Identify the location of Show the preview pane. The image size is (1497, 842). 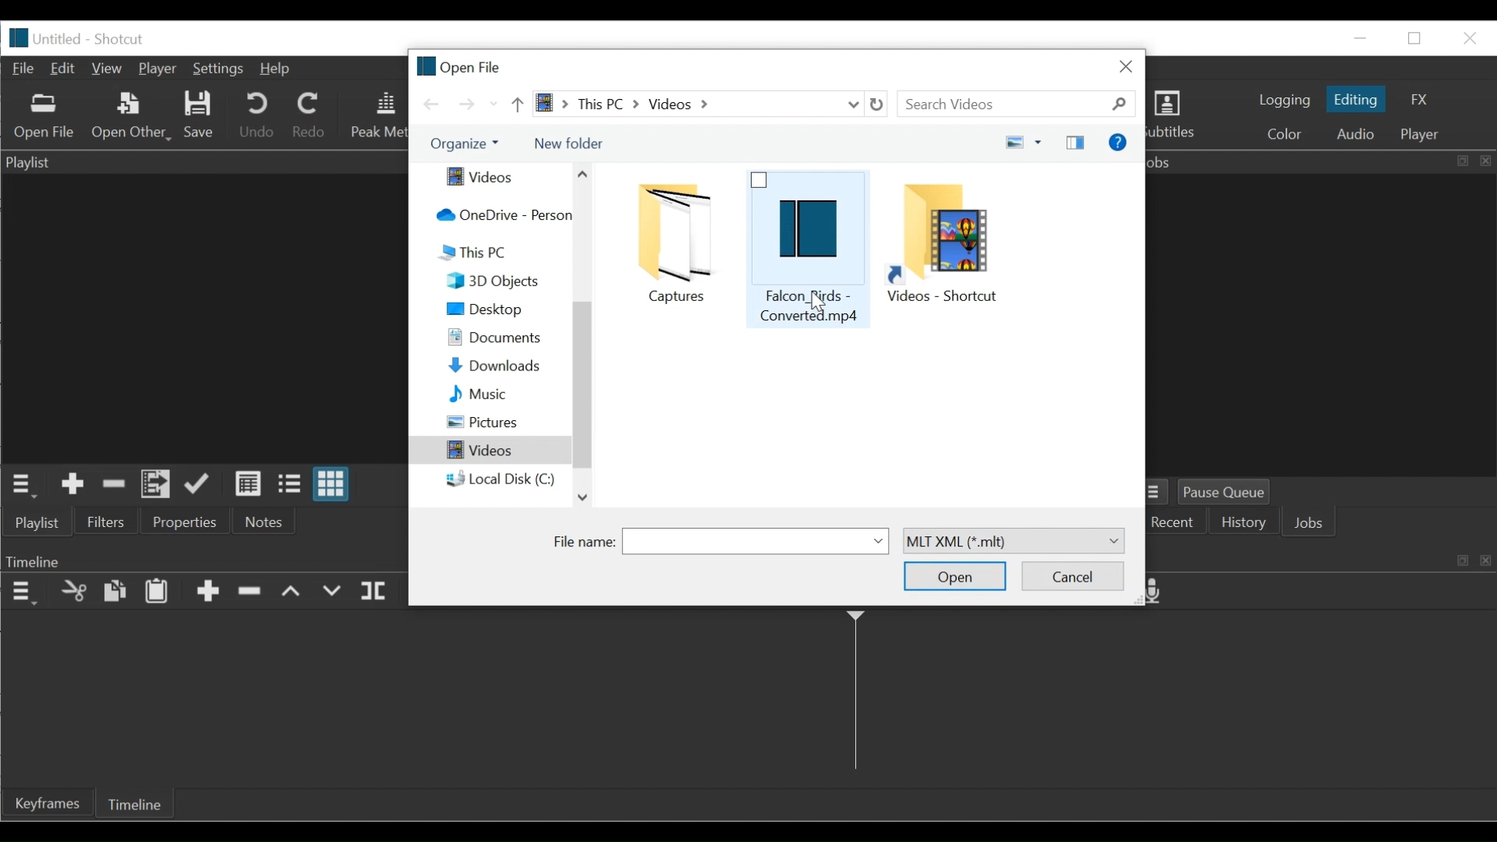
(1078, 142).